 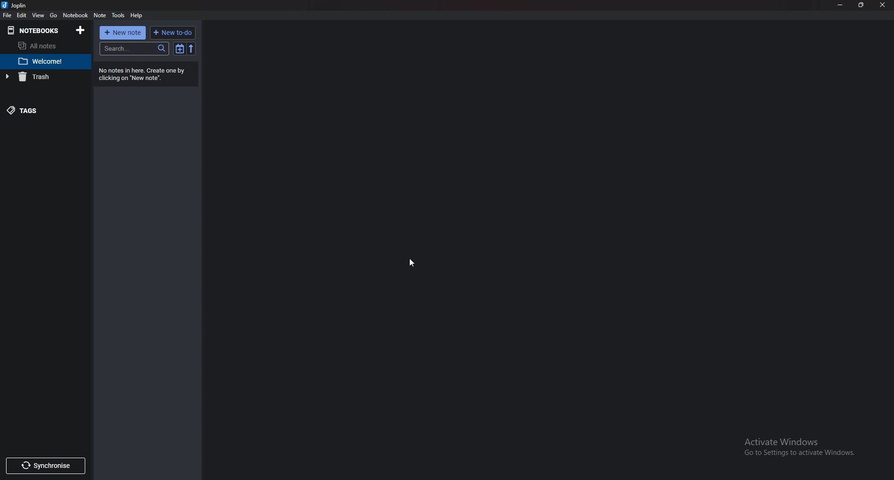 I want to click on file, so click(x=8, y=15).